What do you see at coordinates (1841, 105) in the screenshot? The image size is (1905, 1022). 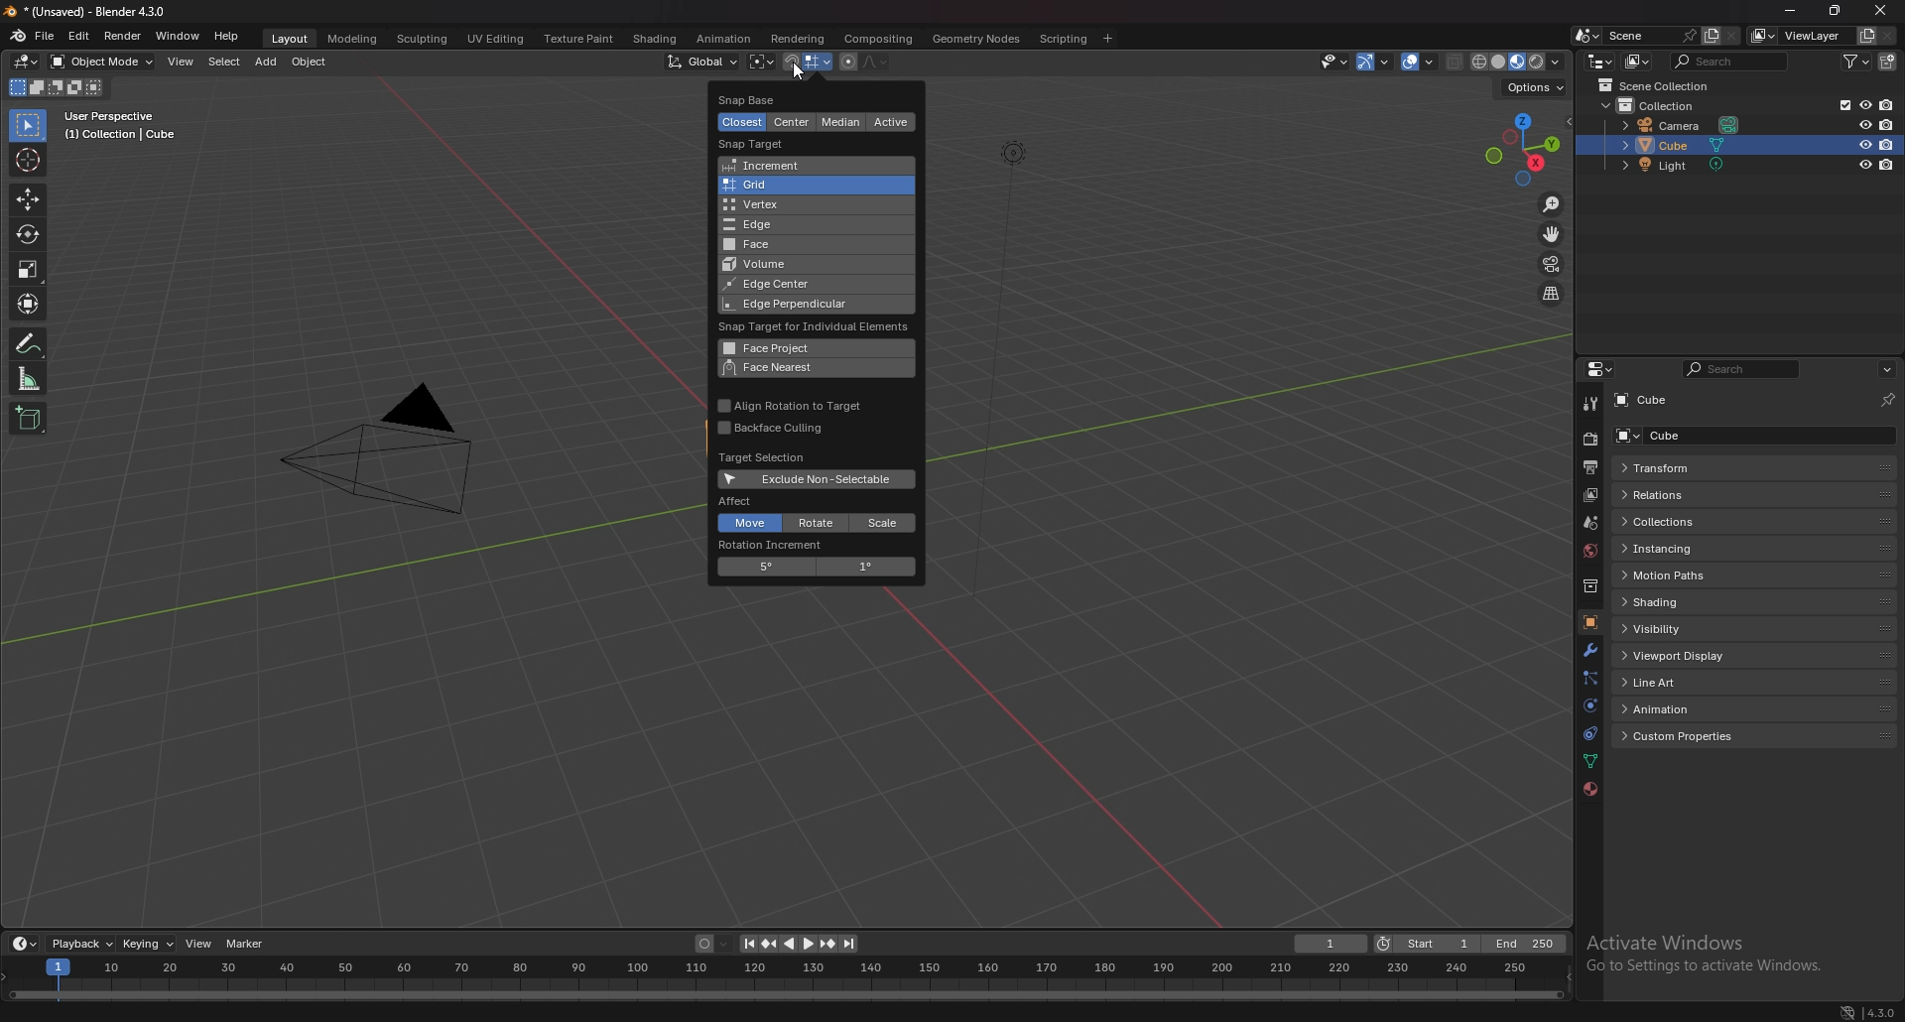 I see `exclude from view layer` at bounding box center [1841, 105].